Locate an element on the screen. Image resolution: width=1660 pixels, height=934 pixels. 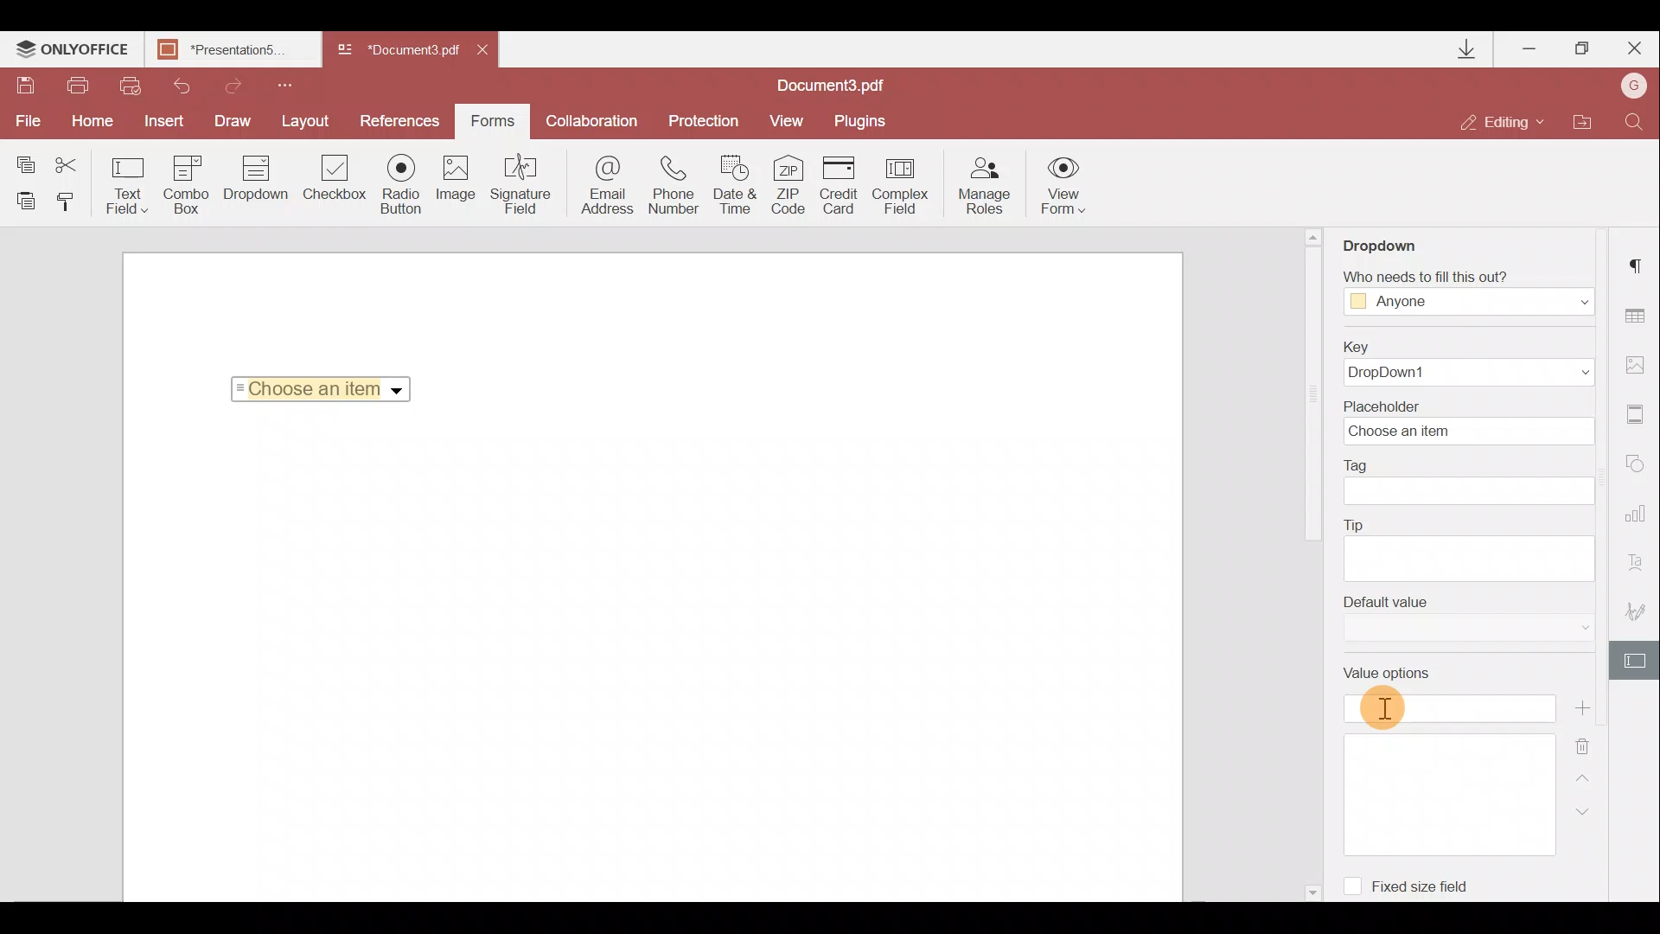
Customize quick access toolbar is located at coordinates (278, 83).